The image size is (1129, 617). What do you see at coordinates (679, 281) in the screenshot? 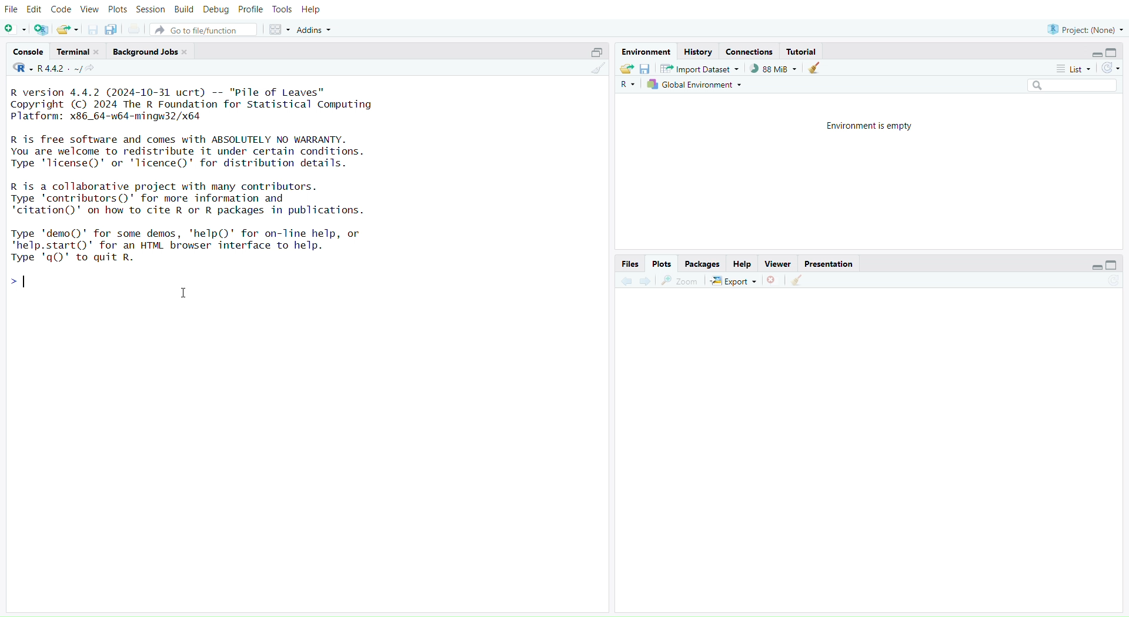
I see `zoom` at bounding box center [679, 281].